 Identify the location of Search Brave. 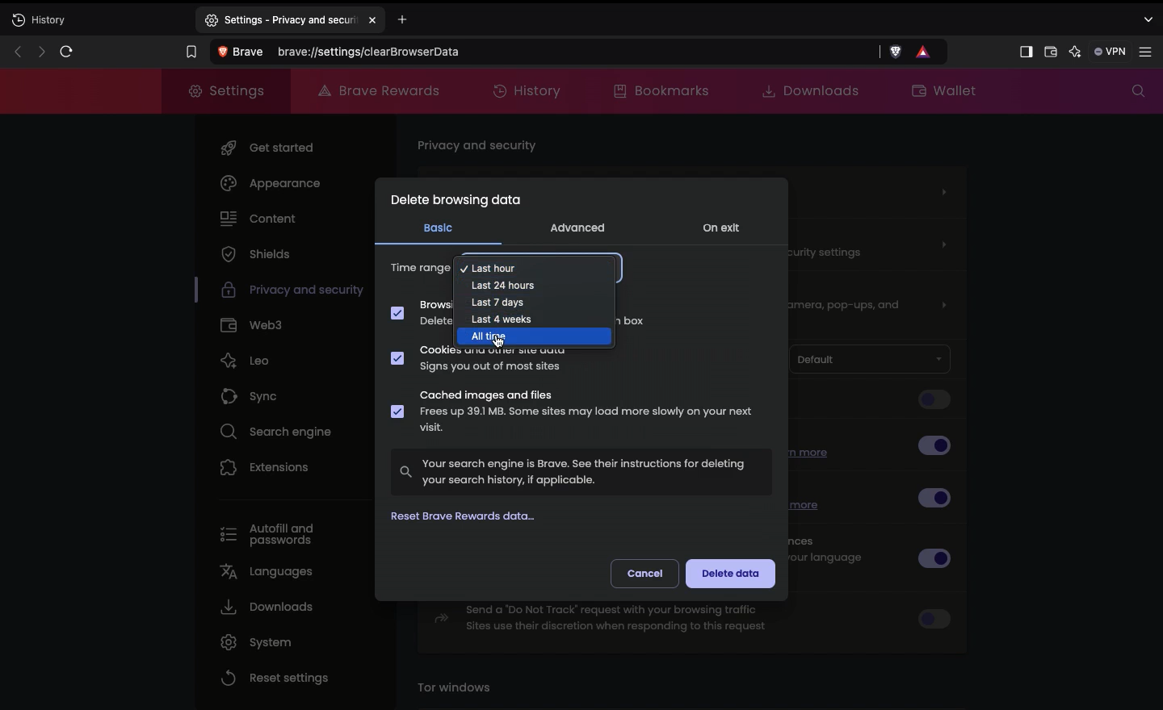
(542, 52).